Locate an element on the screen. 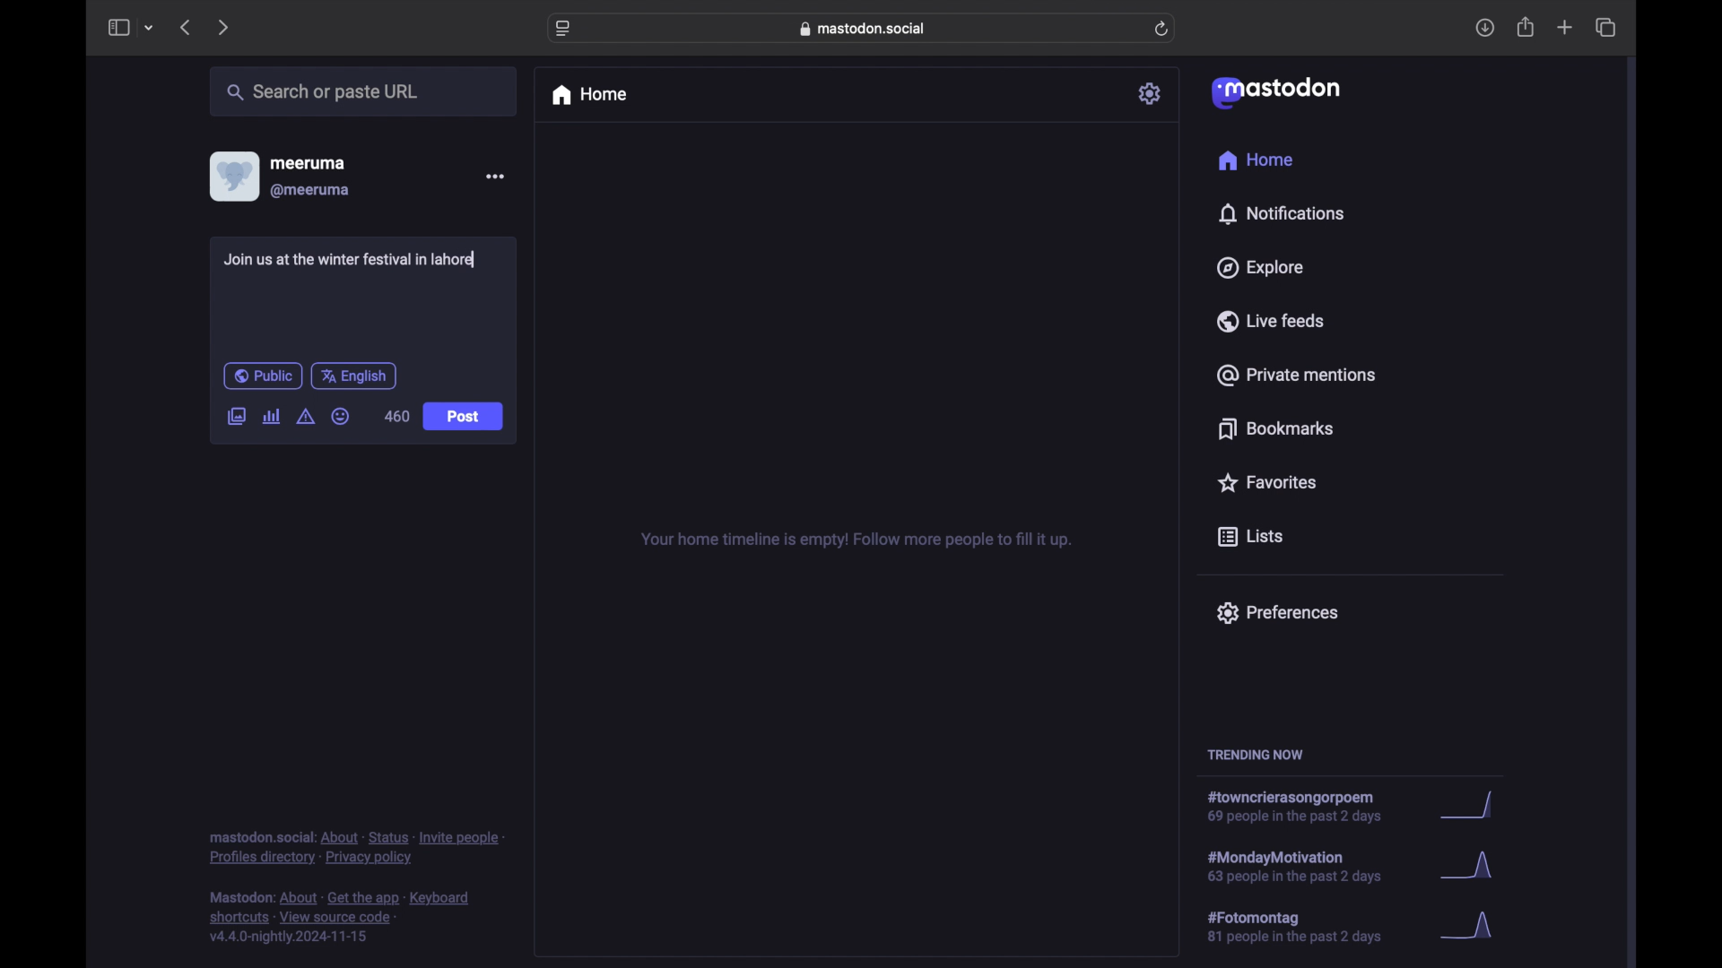  live feeds is located at coordinates (1272, 321).